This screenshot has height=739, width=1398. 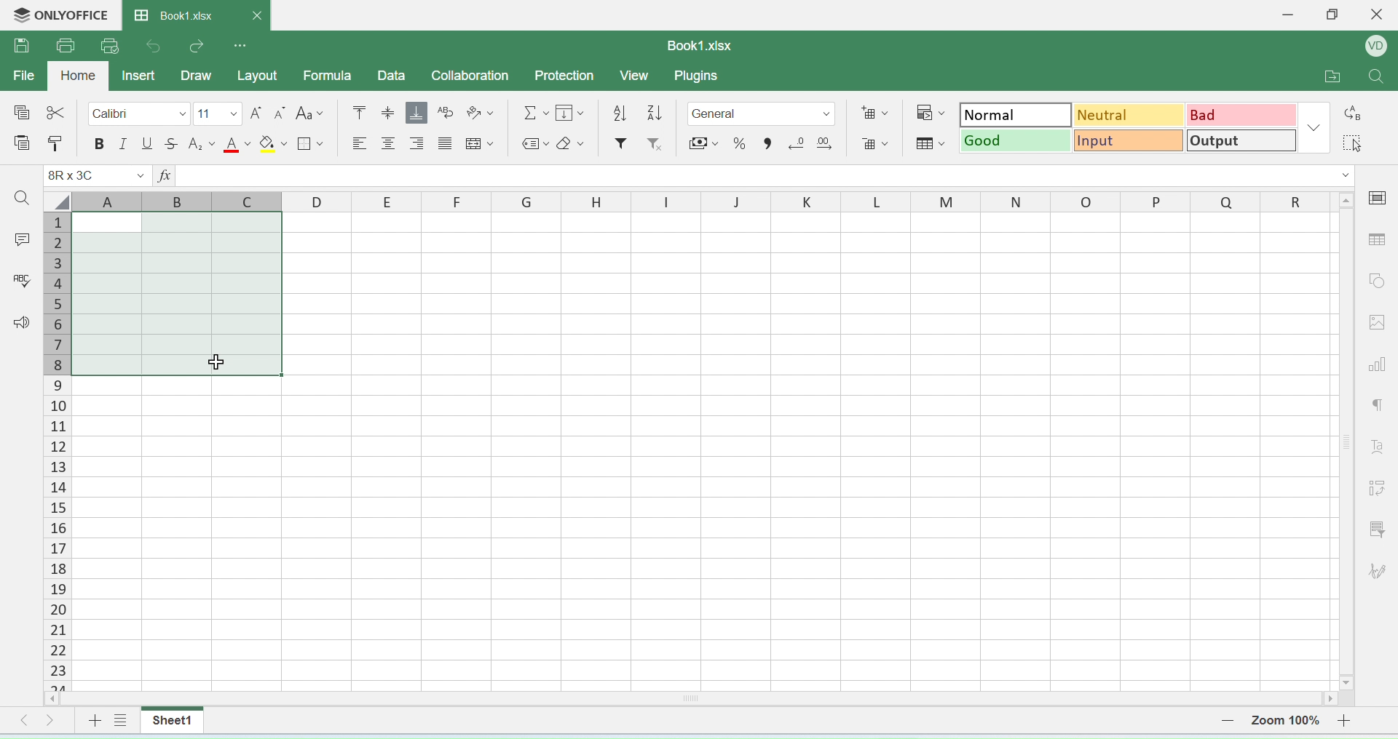 What do you see at coordinates (1225, 719) in the screenshot?
I see `zoom out` at bounding box center [1225, 719].